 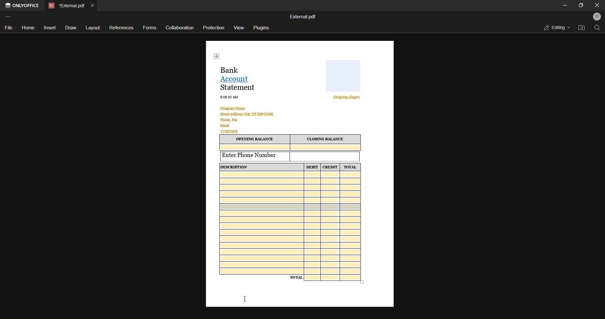 What do you see at coordinates (247, 114) in the screenshot?
I see `‘Street Address. City, ST ZIP CODE` at bounding box center [247, 114].